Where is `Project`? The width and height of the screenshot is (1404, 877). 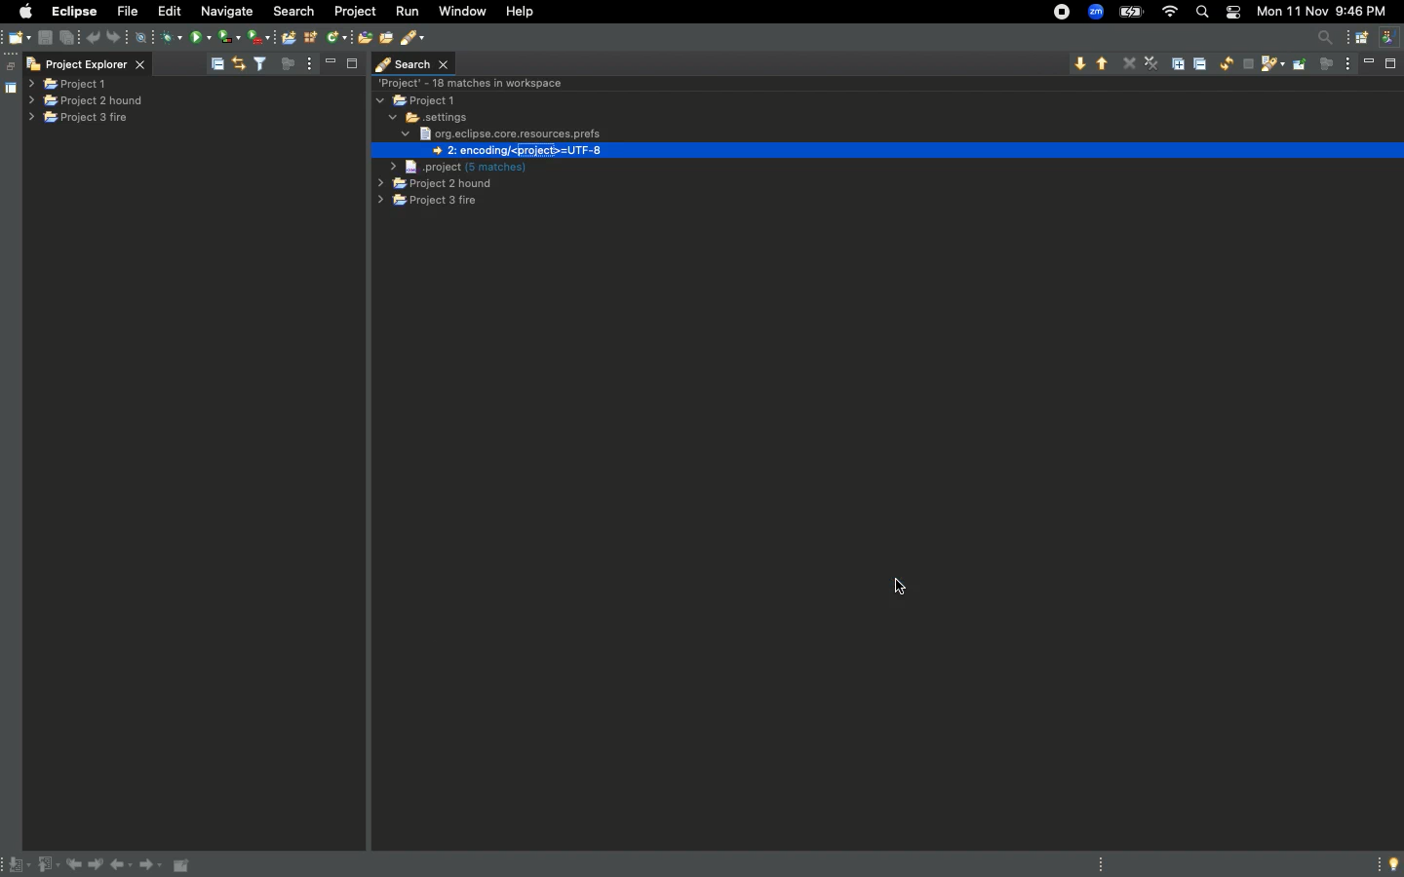 Project is located at coordinates (359, 12).